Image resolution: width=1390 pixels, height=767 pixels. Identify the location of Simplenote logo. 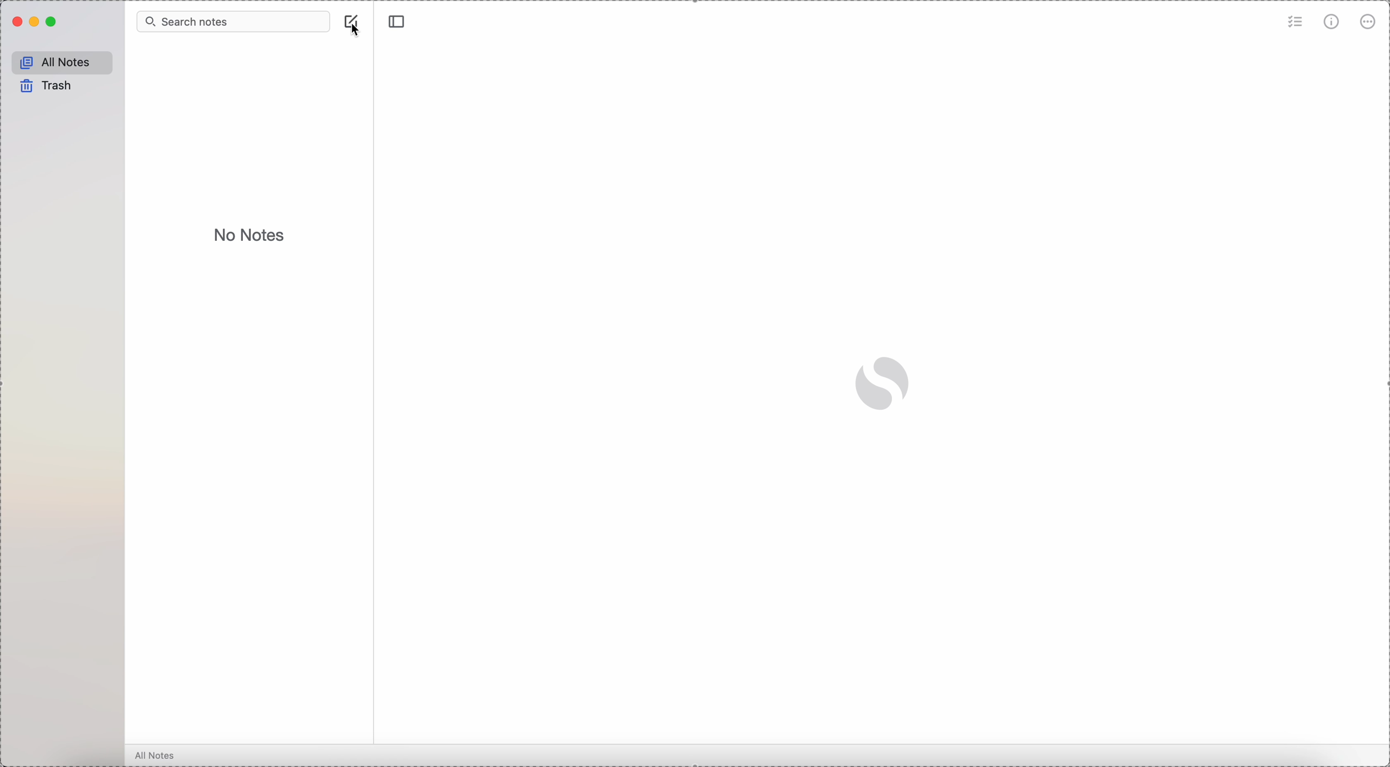
(882, 382).